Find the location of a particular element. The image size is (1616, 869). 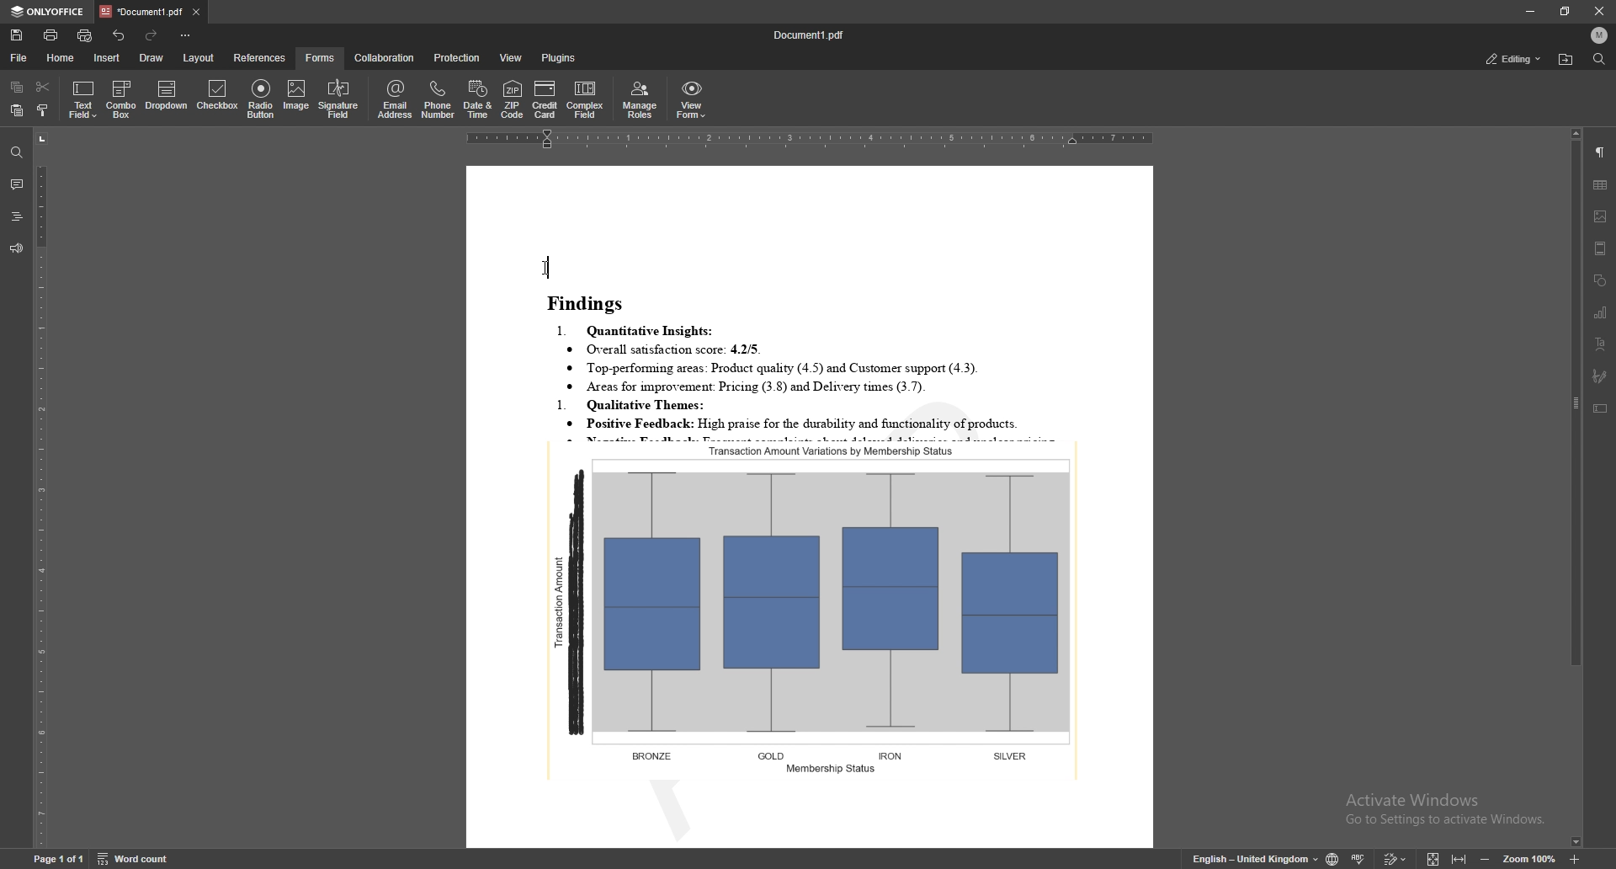

manage roles is located at coordinates (641, 101).